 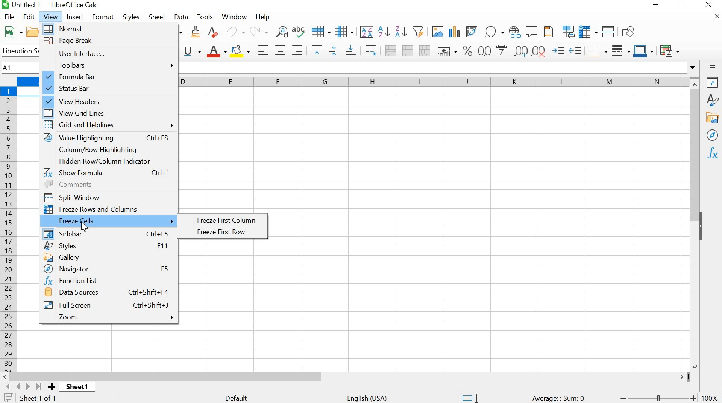 I want to click on INSERT OR EDIT PIVOT TABLE, so click(x=472, y=32).